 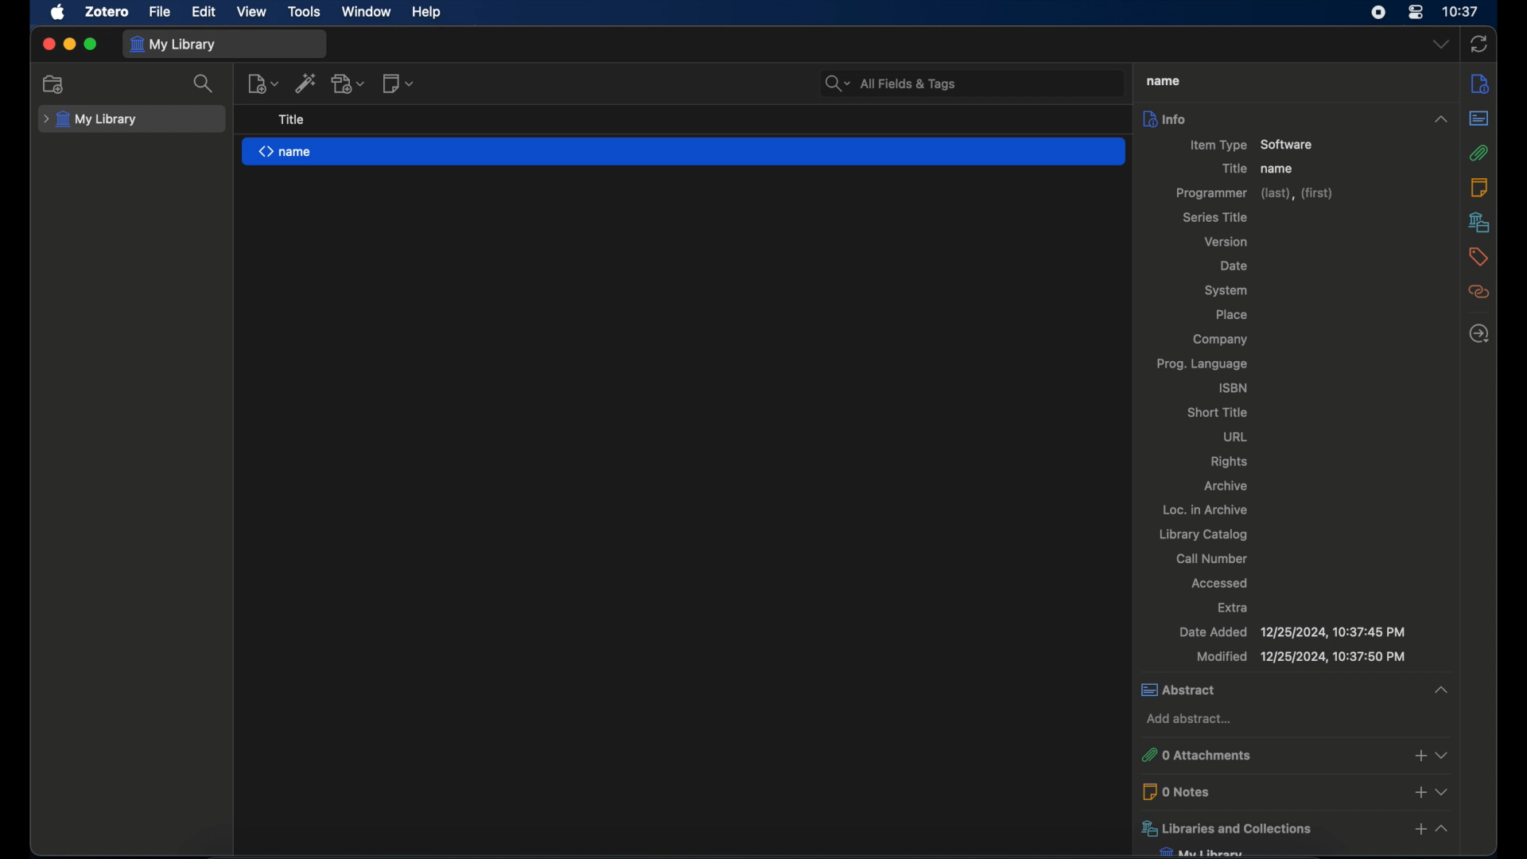 What do you see at coordinates (91, 45) in the screenshot?
I see `maximize` at bounding box center [91, 45].